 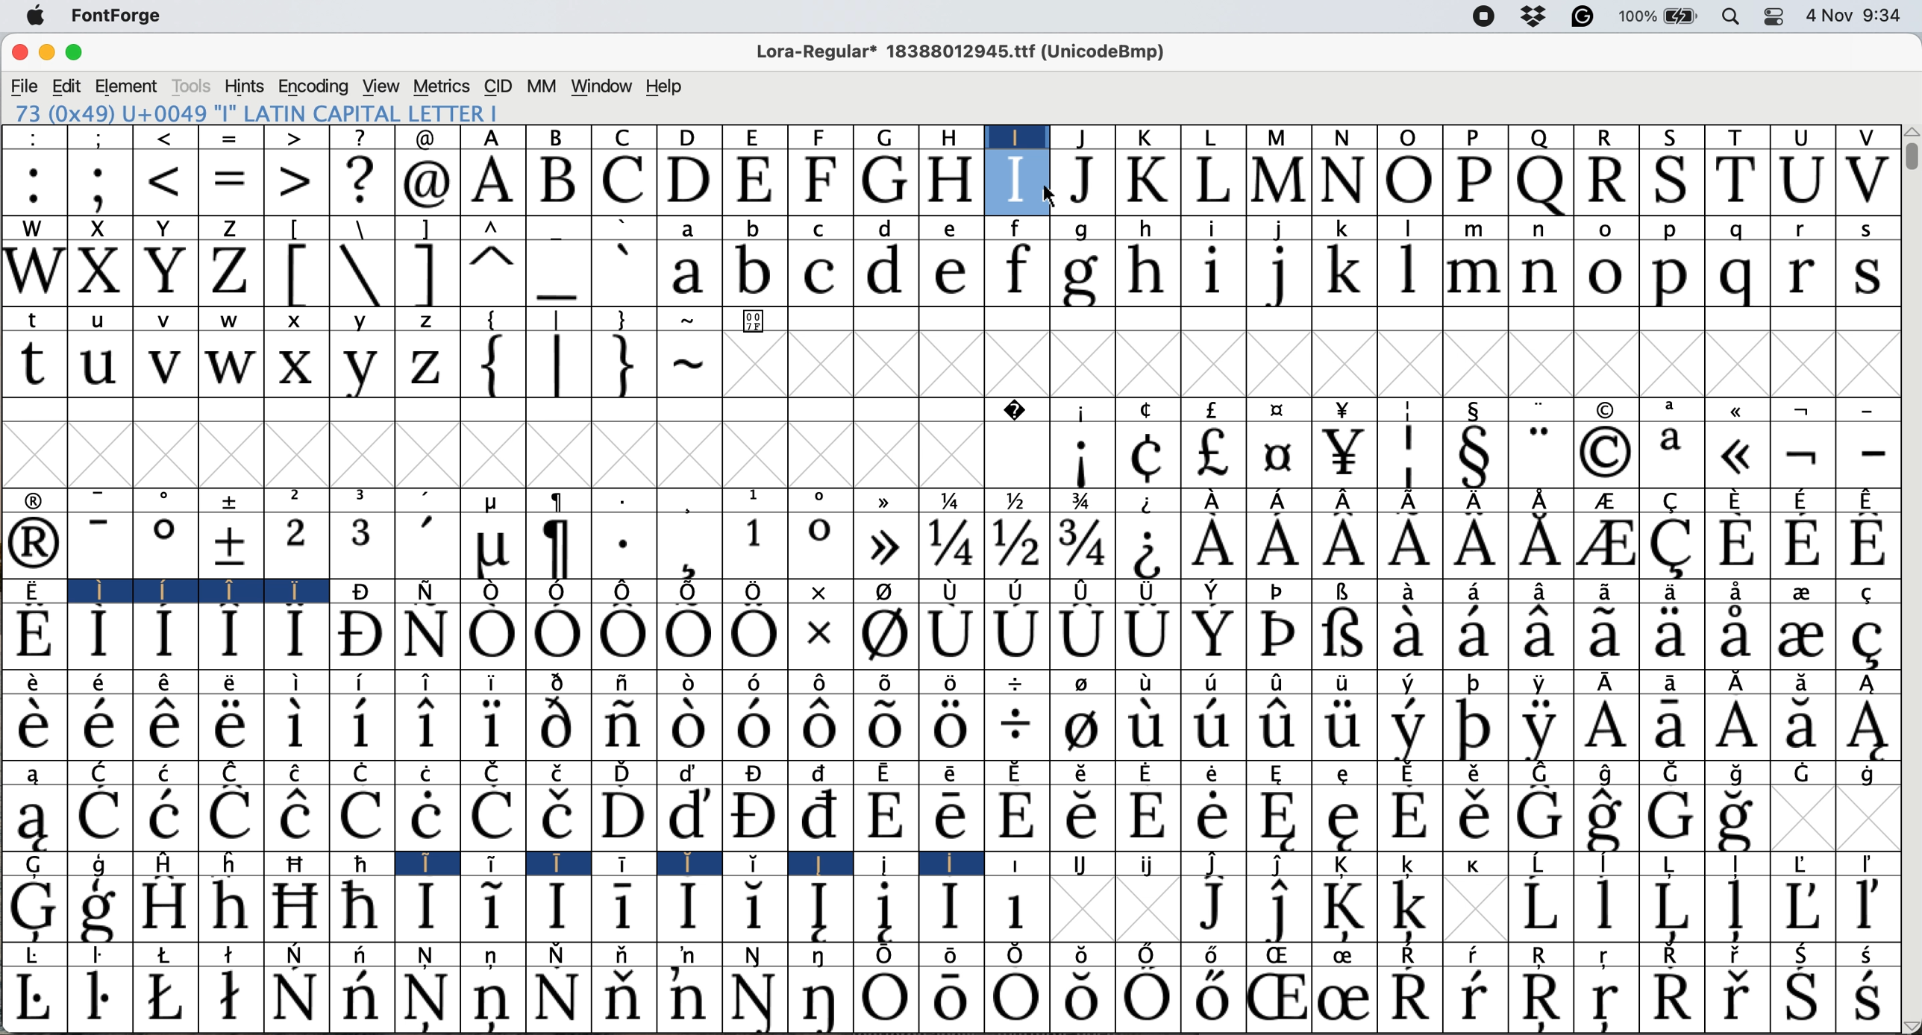 I want to click on Symbol, so click(x=1543, y=772).